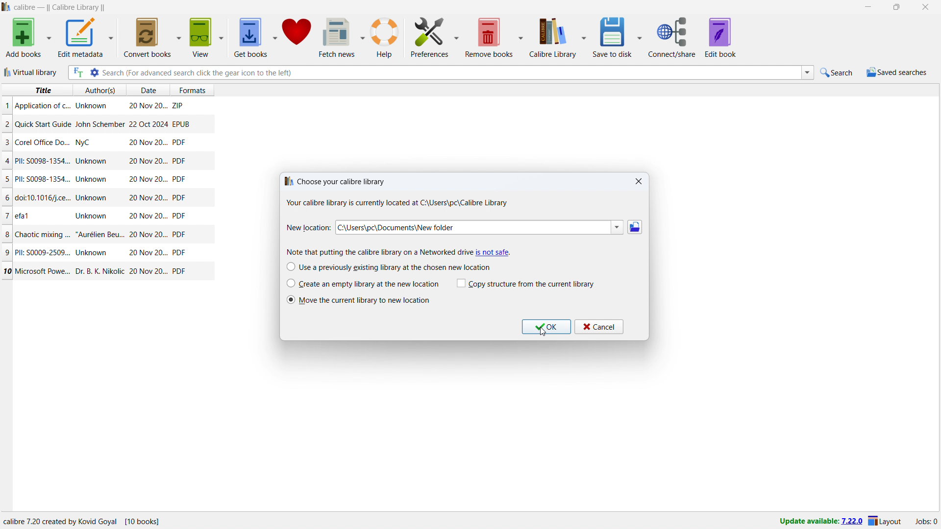 Image resolution: width=941 pixels, height=529 pixels. Describe the element at coordinates (375, 252) in the screenshot. I see `Note` at that location.